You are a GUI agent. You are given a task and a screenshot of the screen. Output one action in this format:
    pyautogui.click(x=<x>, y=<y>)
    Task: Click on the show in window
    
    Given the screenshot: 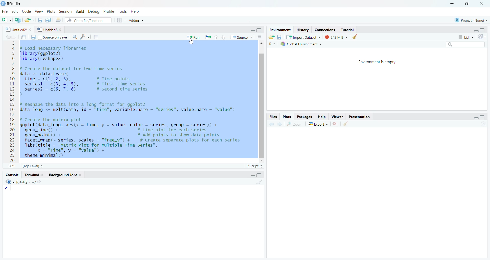 What is the action you would take?
    pyautogui.click(x=24, y=37)
    